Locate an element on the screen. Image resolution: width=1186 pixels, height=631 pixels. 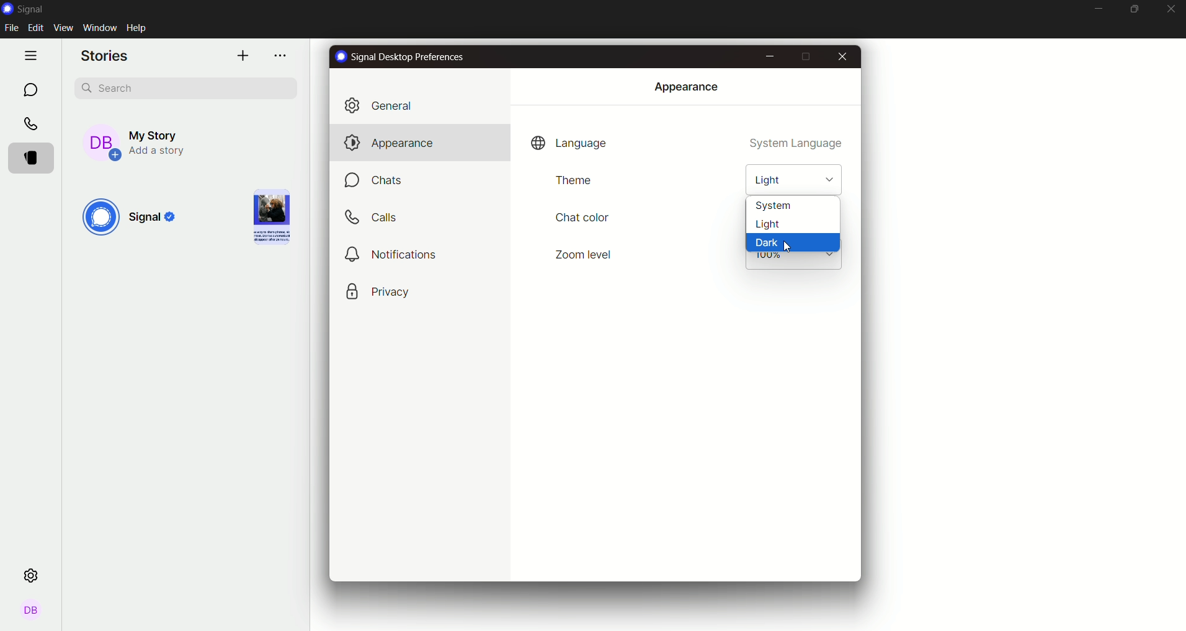
notifications is located at coordinates (393, 254).